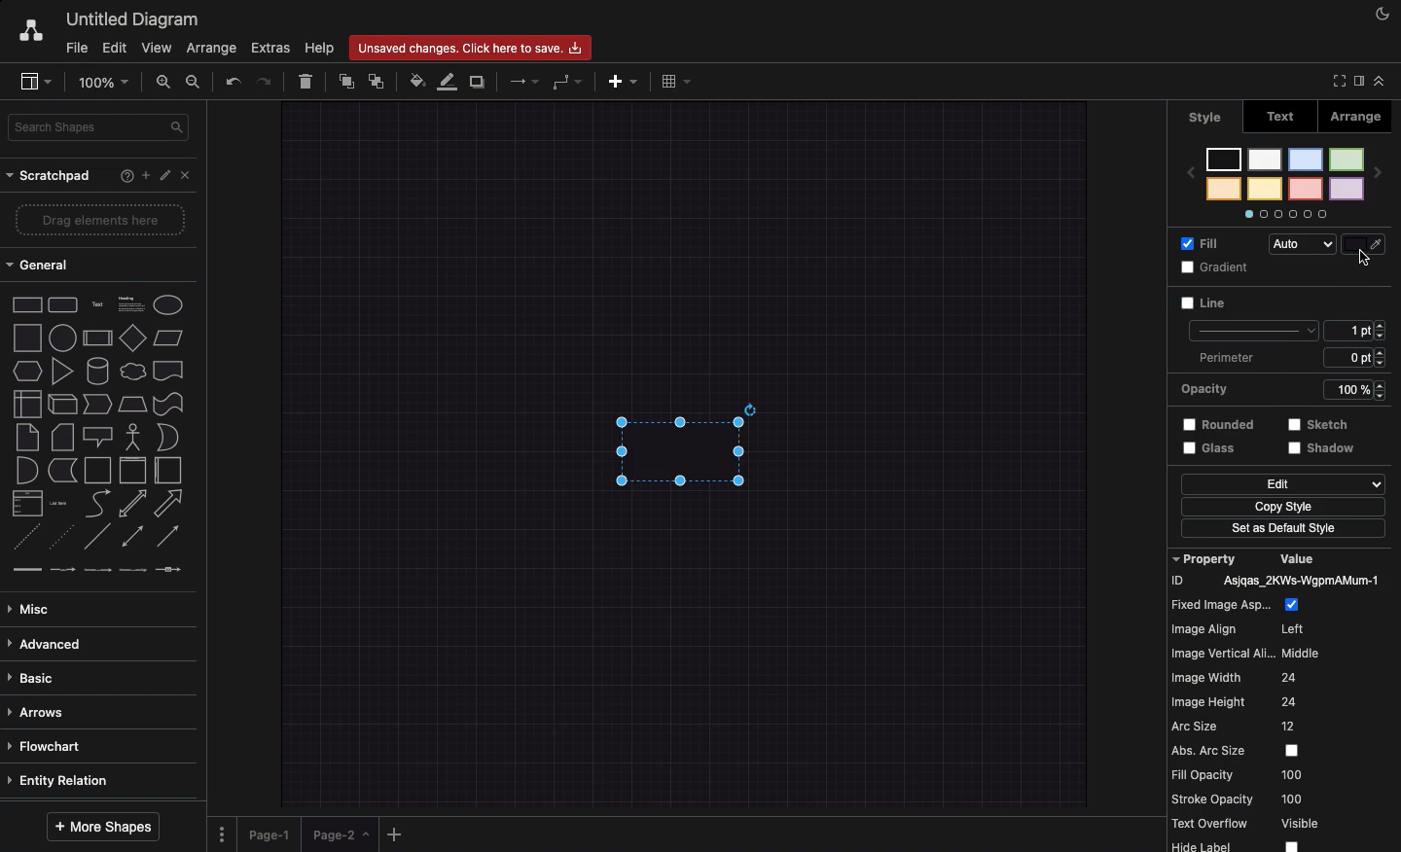 Image resolution: width=1401 pixels, height=852 pixels. What do you see at coordinates (419, 79) in the screenshot?
I see `Fill color` at bounding box center [419, 79].